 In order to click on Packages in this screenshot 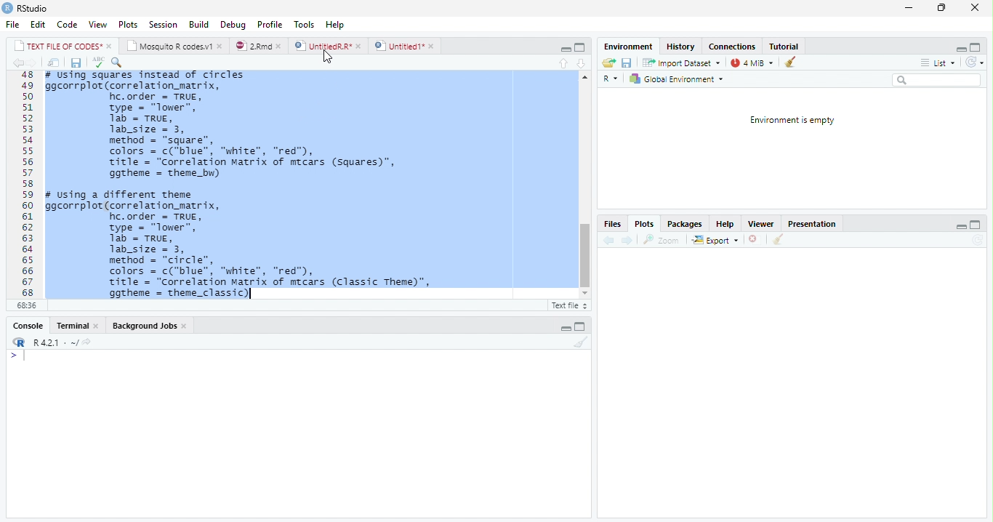, I will do `click(683, 225)`.